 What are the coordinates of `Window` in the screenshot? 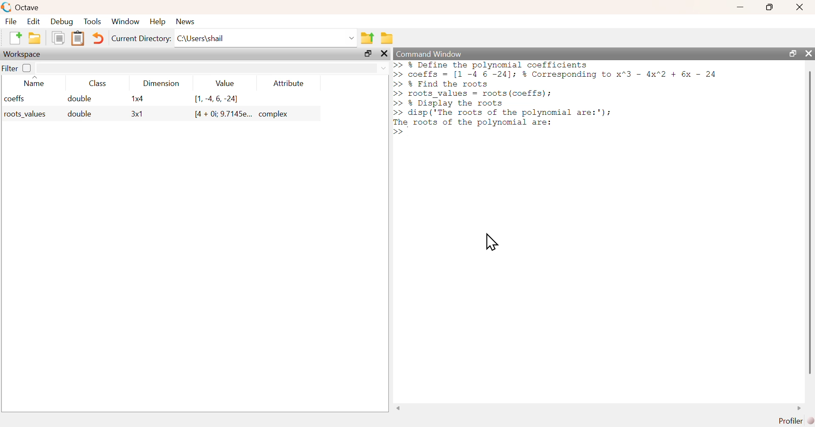 It's located at (126, 21).